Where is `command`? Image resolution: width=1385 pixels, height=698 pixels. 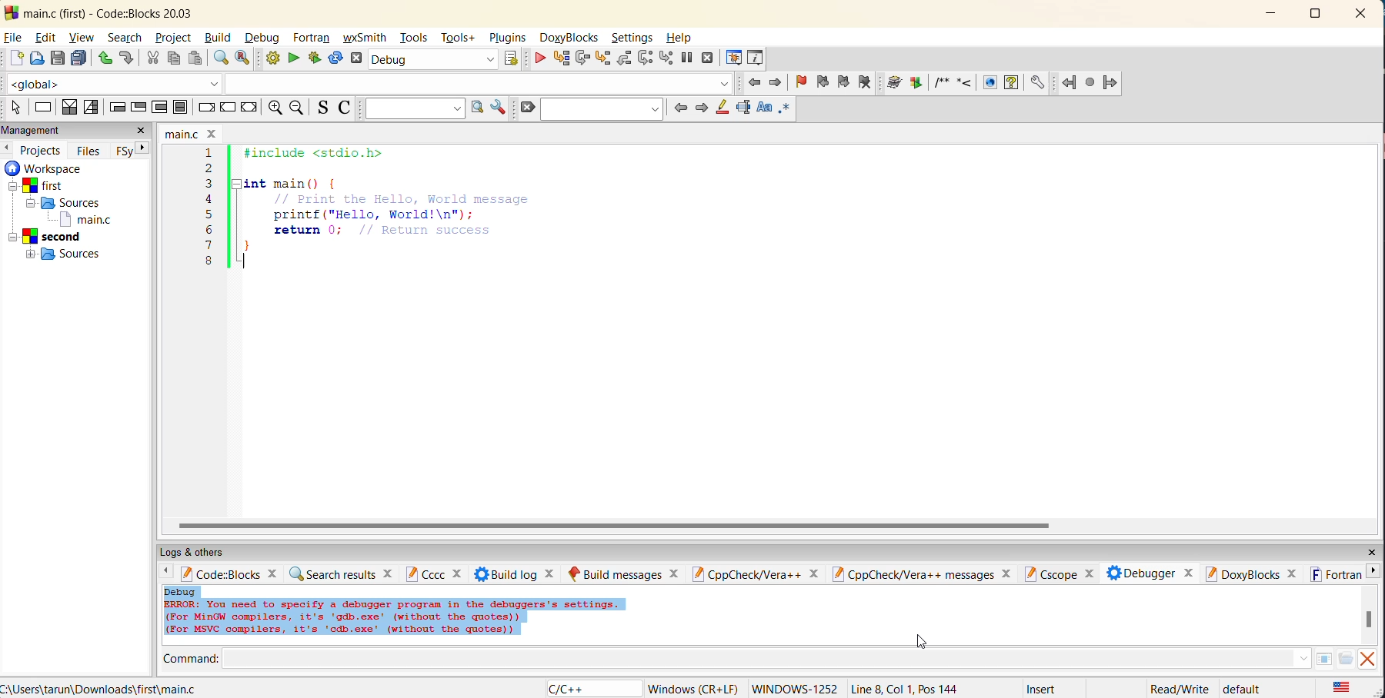
command is located at coordinates (752, 657).